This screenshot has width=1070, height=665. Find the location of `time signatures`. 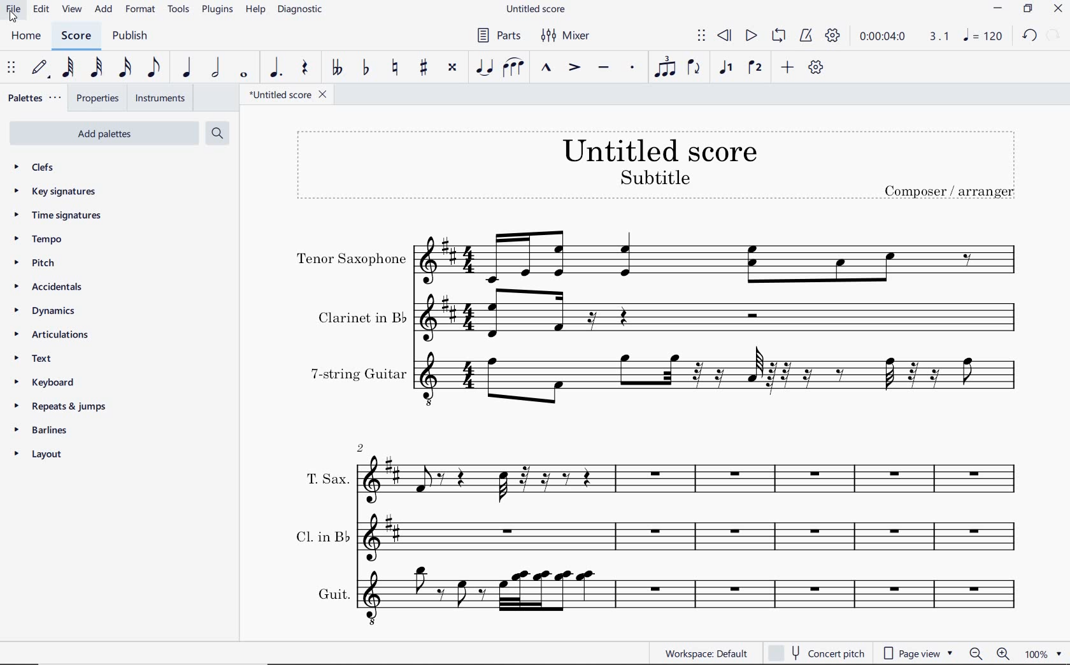

time signatures is located at coordinates (59, 217).